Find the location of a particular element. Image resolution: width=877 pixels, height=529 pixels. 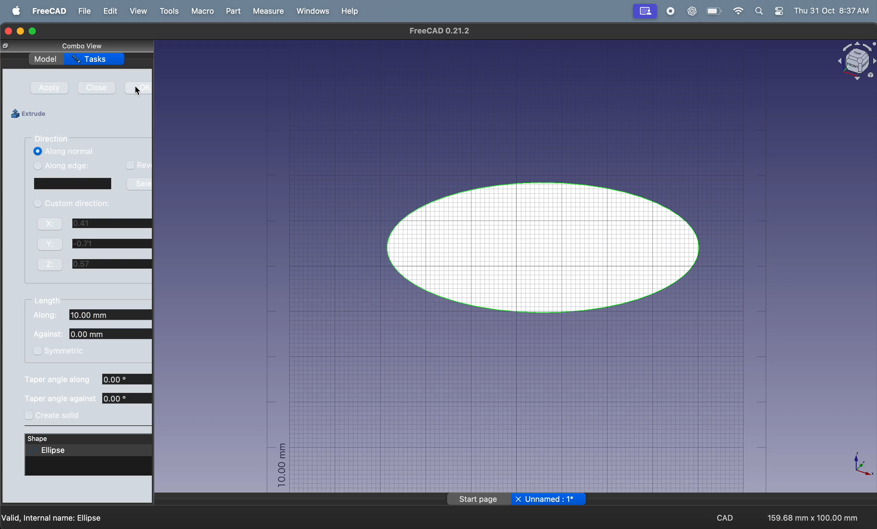

object title is located at coordinates (847, 62).